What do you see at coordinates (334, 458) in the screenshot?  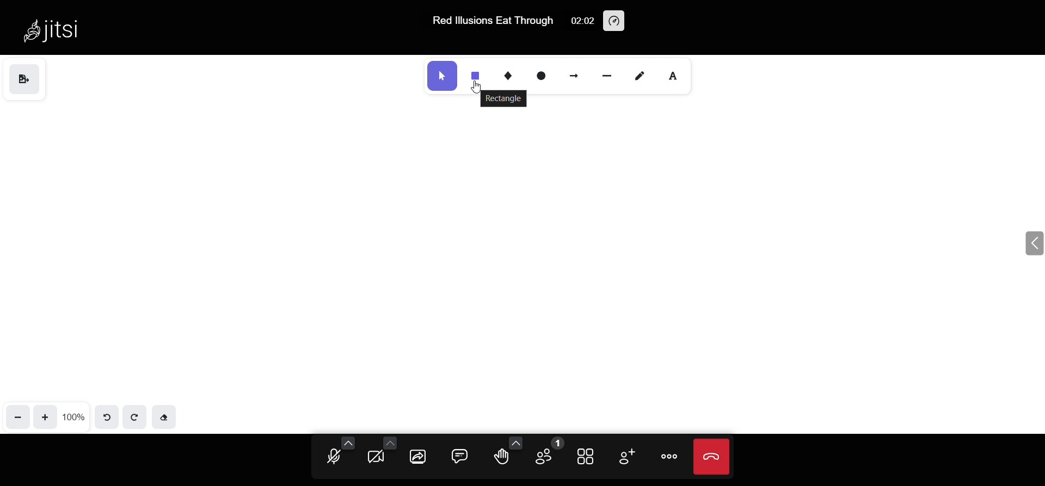 I see `microphone` at bounding box center [334, 458].